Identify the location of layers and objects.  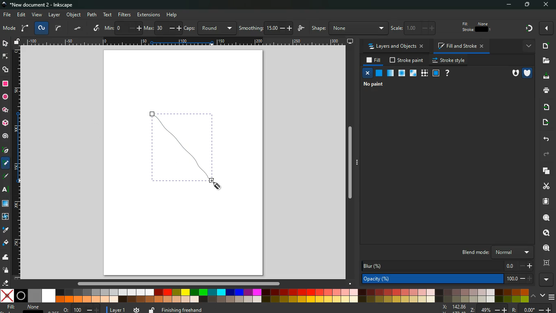
(396, 46).